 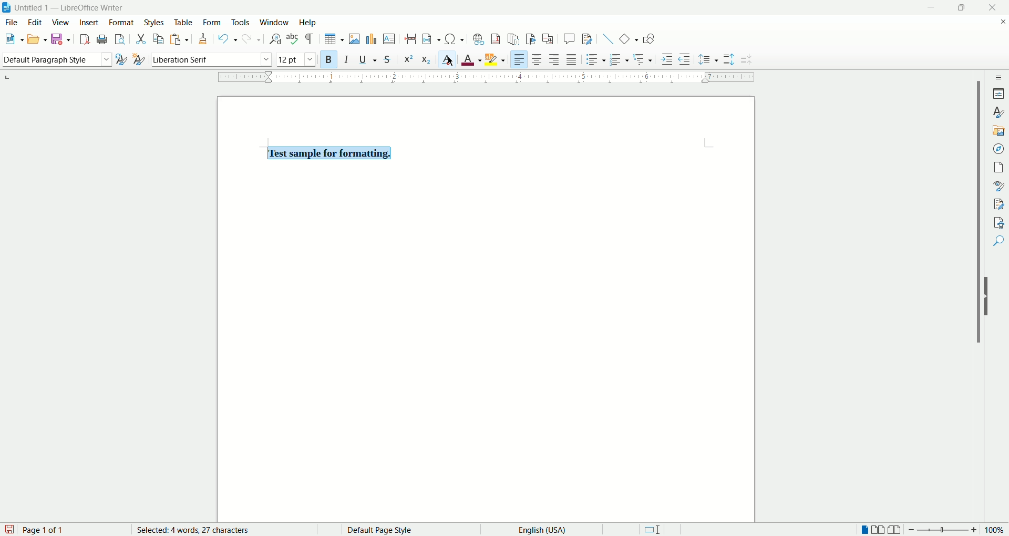 I want to click on insert image, so click(x=352, y=39).